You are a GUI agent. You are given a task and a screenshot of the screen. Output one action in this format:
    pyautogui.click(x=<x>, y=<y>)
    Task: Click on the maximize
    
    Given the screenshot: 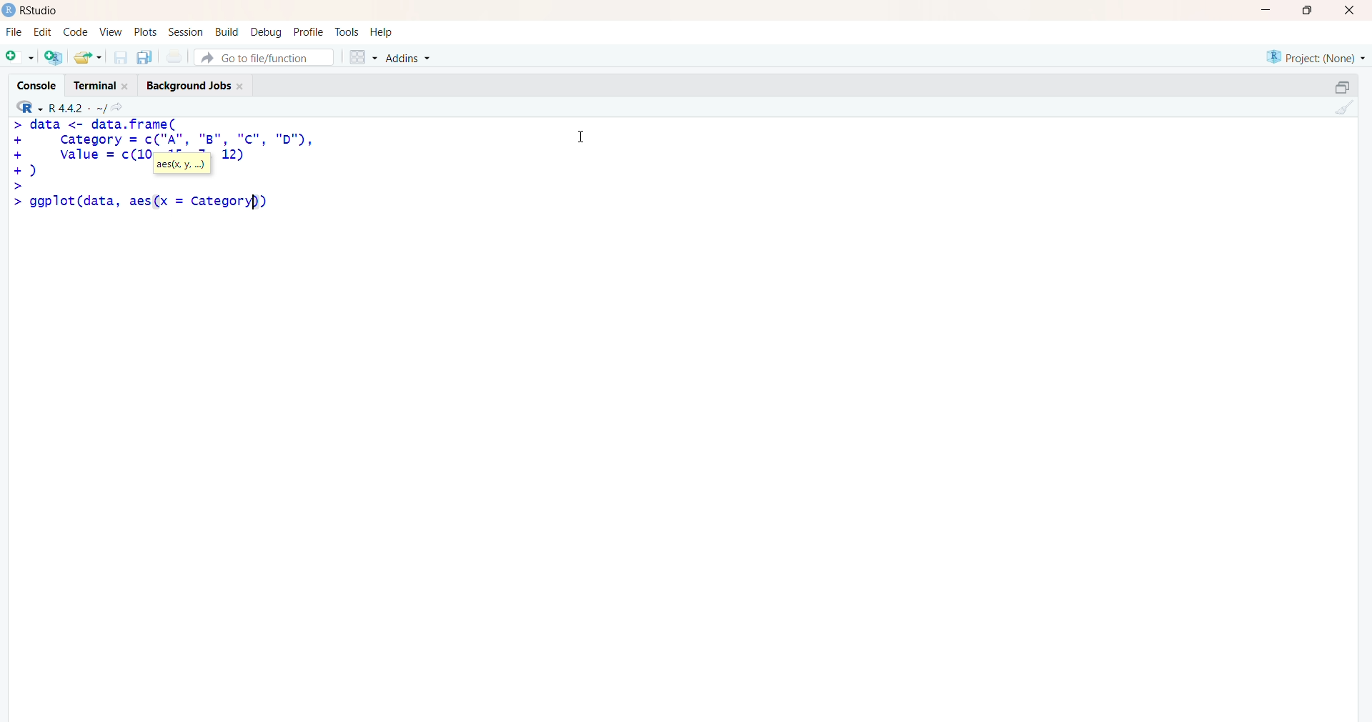 What is the action you would take?
    pyautogui.click(x=1342, y=87)
    